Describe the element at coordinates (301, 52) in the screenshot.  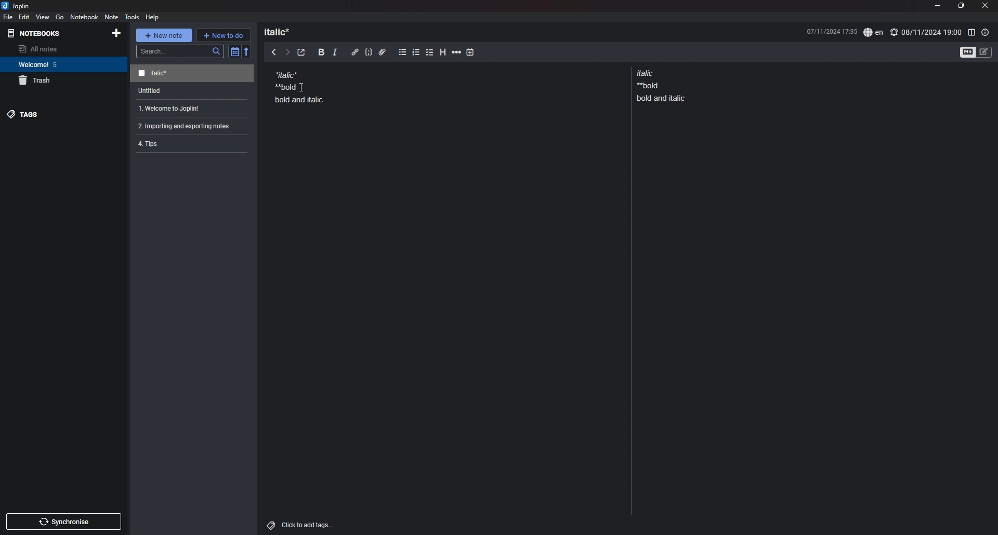
I see `toggle external editor` at that location.